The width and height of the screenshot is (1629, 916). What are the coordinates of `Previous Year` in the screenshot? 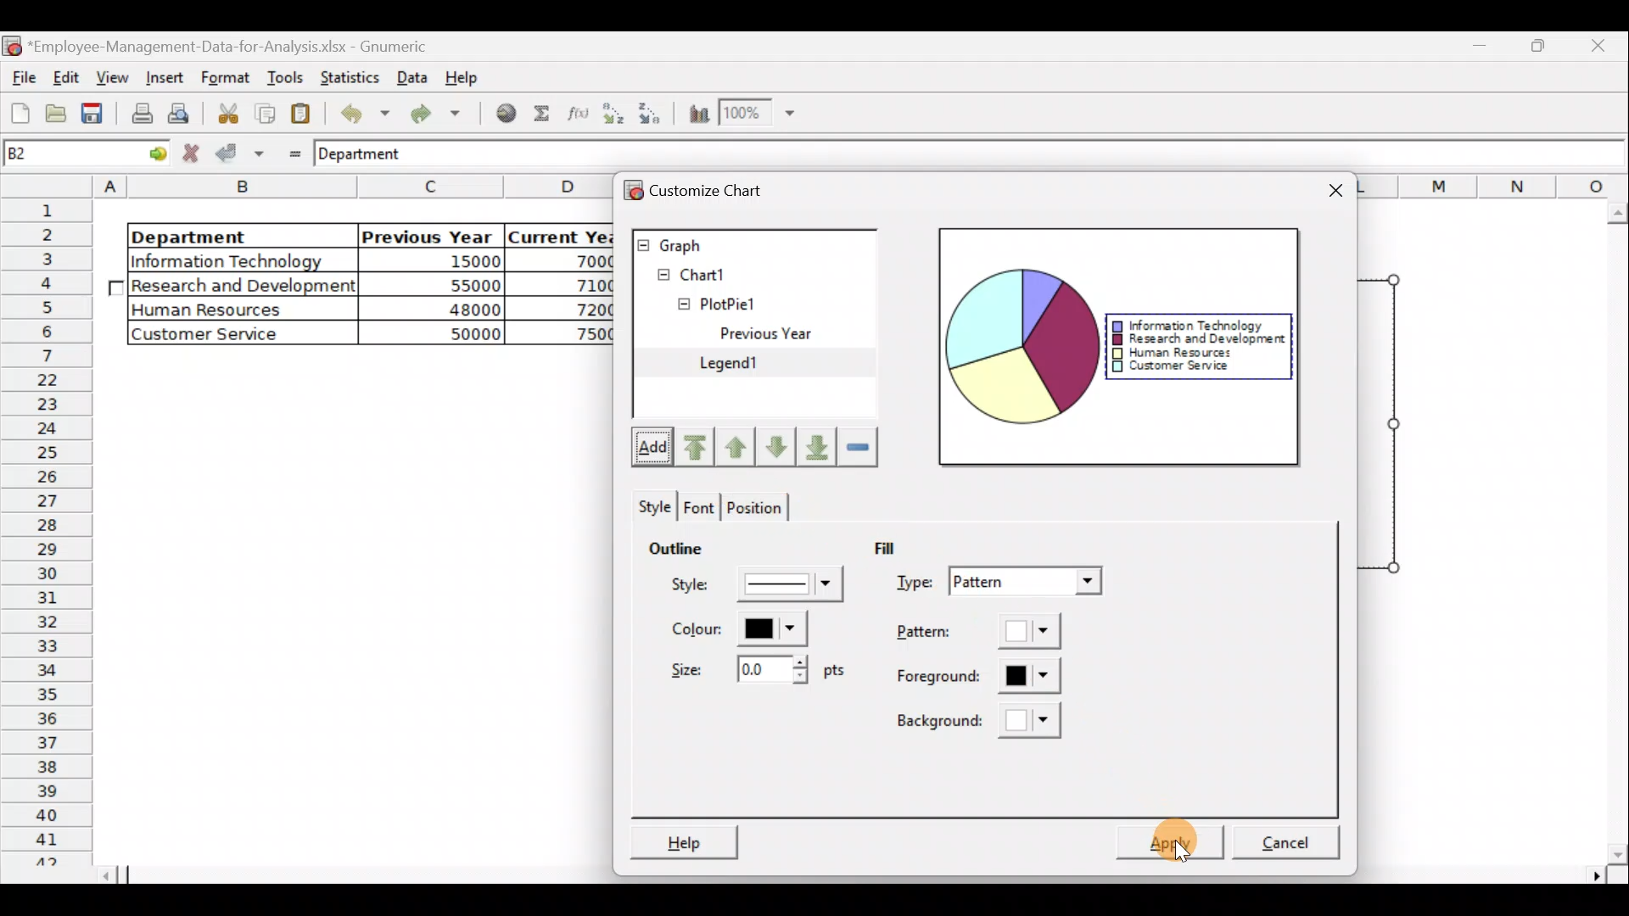 It's located at (803, 334).